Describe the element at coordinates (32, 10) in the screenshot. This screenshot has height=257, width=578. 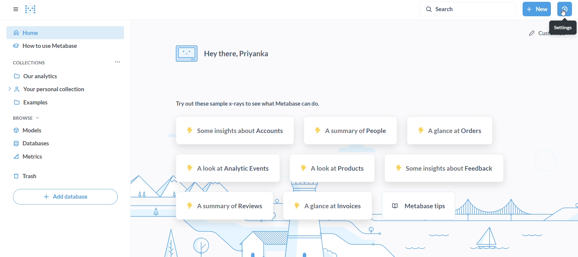
I see `logo` at that location.